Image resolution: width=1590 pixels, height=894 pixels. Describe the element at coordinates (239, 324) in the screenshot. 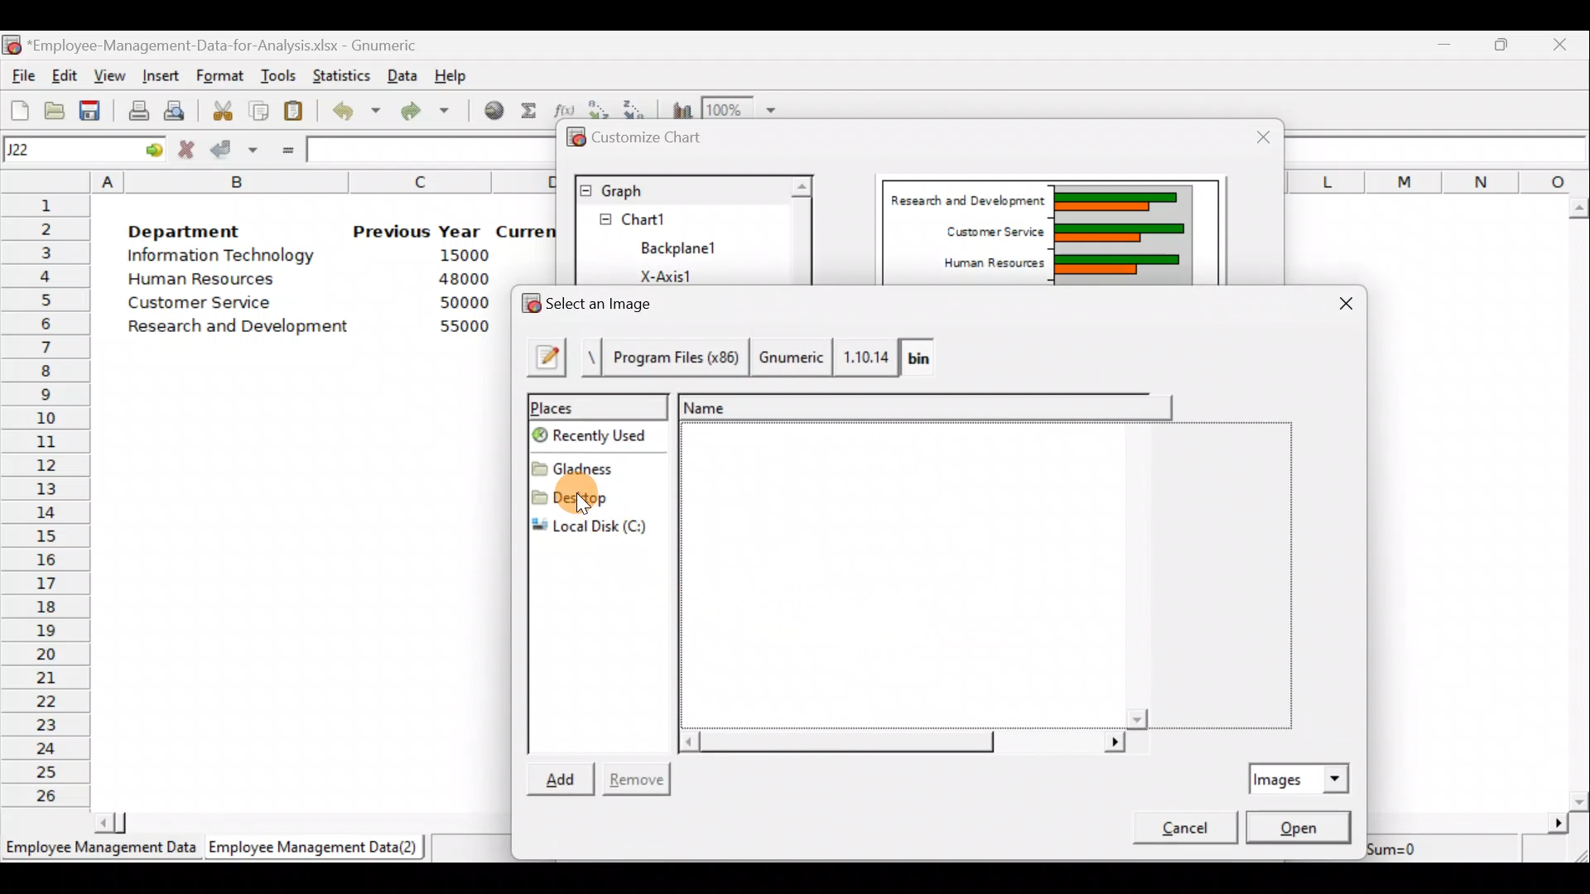

I see `Research and development` at that location.